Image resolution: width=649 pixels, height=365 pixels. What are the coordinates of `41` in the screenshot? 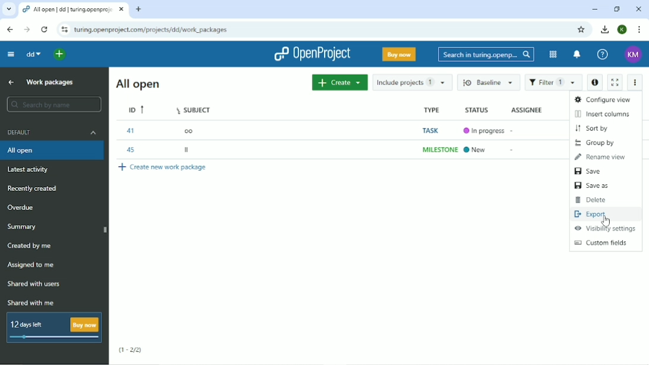 It's located at (130, 130).